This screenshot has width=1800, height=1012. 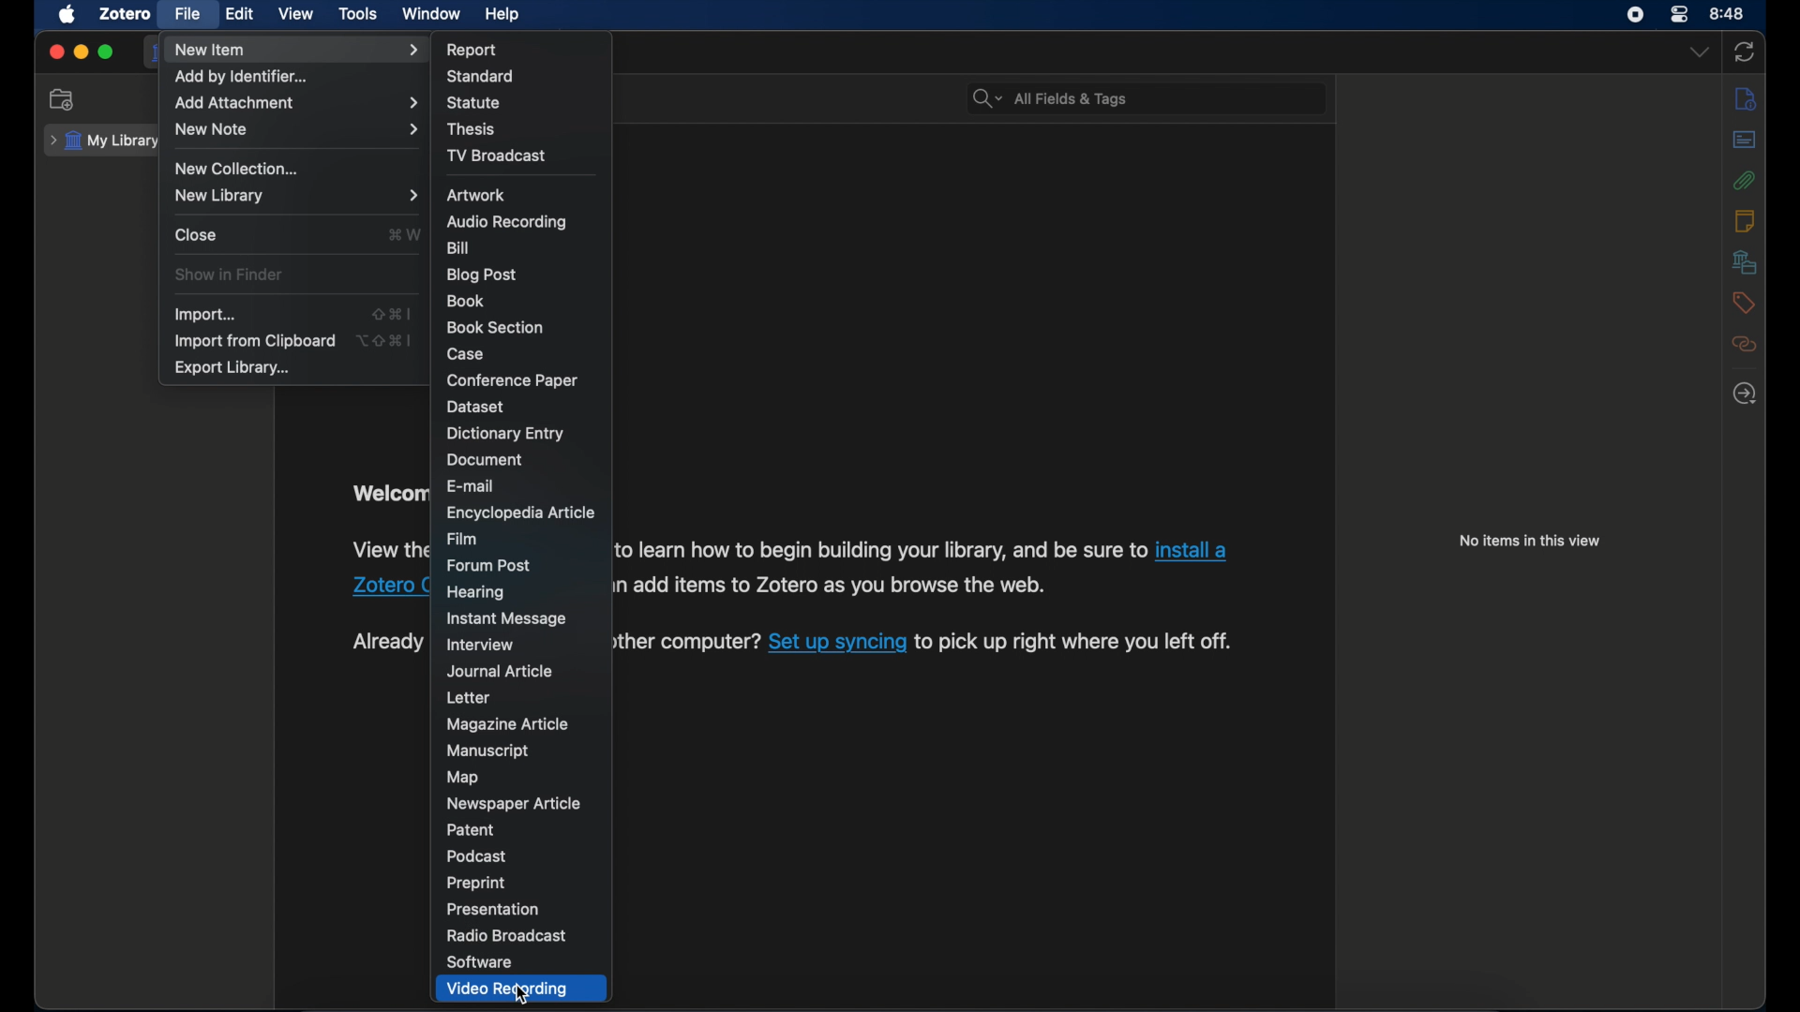 What do you see at coordinates (474, 408) in the screenshot?
I see `dataset` at bounding box center [474, 408].